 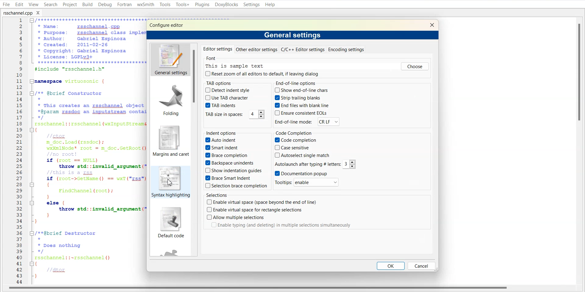 What do you see at coordinates (293, 133) in the screenshot?
I see `code Completion` at bounding box center [293, 133].